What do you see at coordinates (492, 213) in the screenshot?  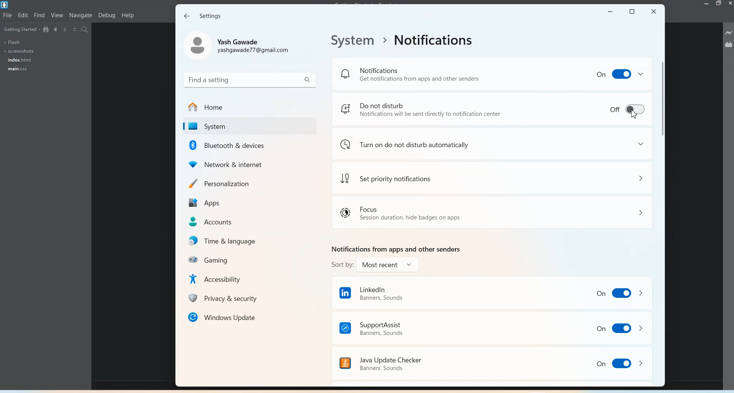 I see `Focus` at bounding box center [492, 213].